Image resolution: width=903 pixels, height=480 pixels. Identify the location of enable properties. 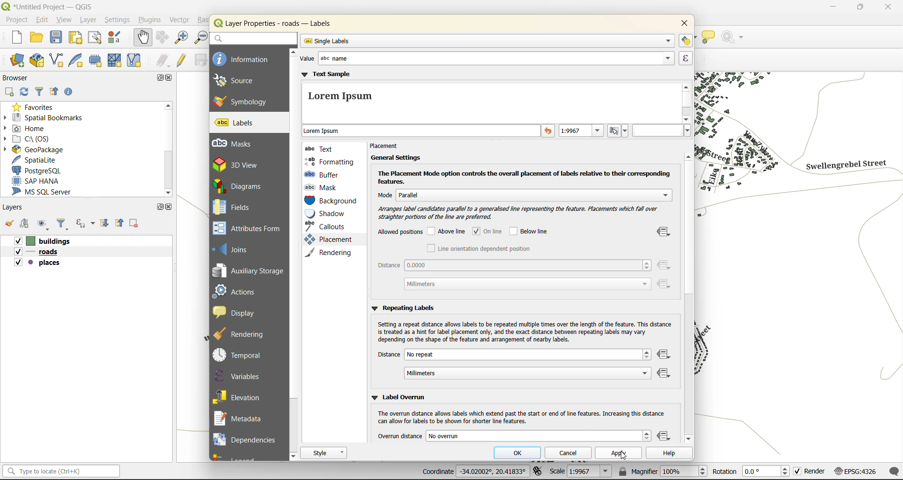
(70, 92).